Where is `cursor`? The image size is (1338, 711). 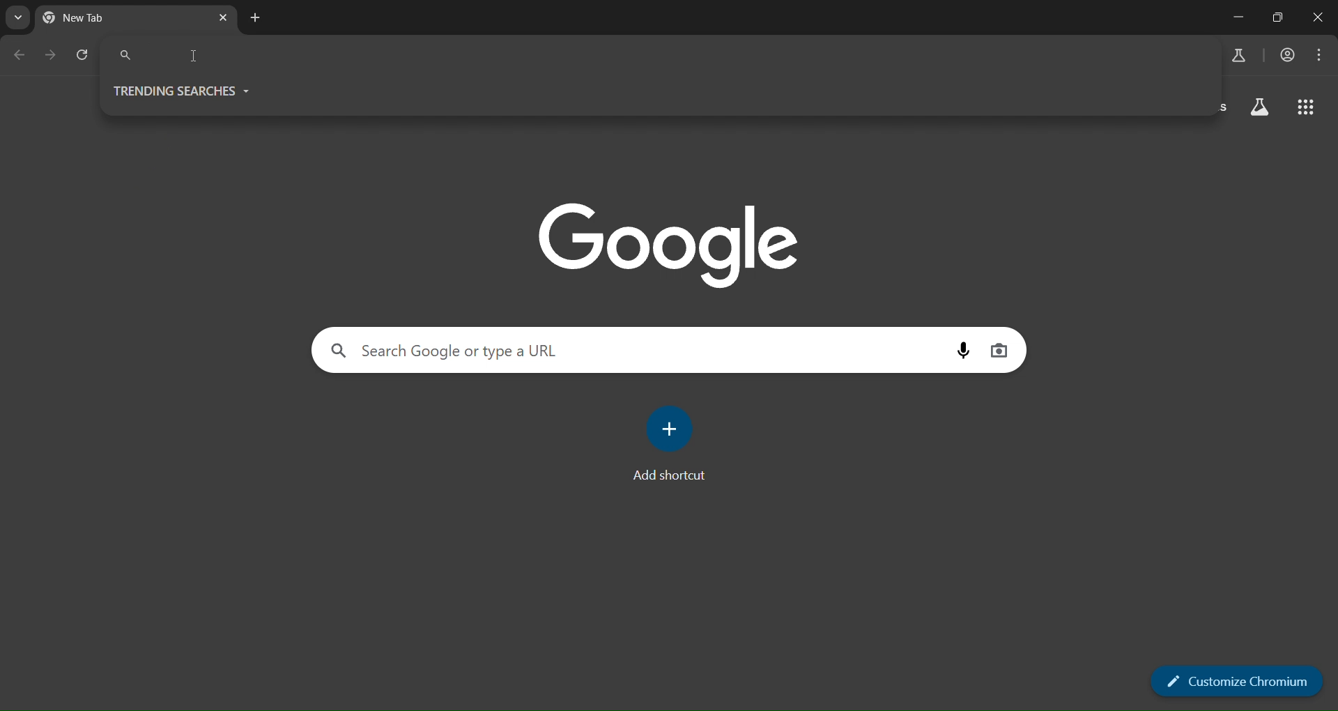 cursor is located at coordinates (192, 57).